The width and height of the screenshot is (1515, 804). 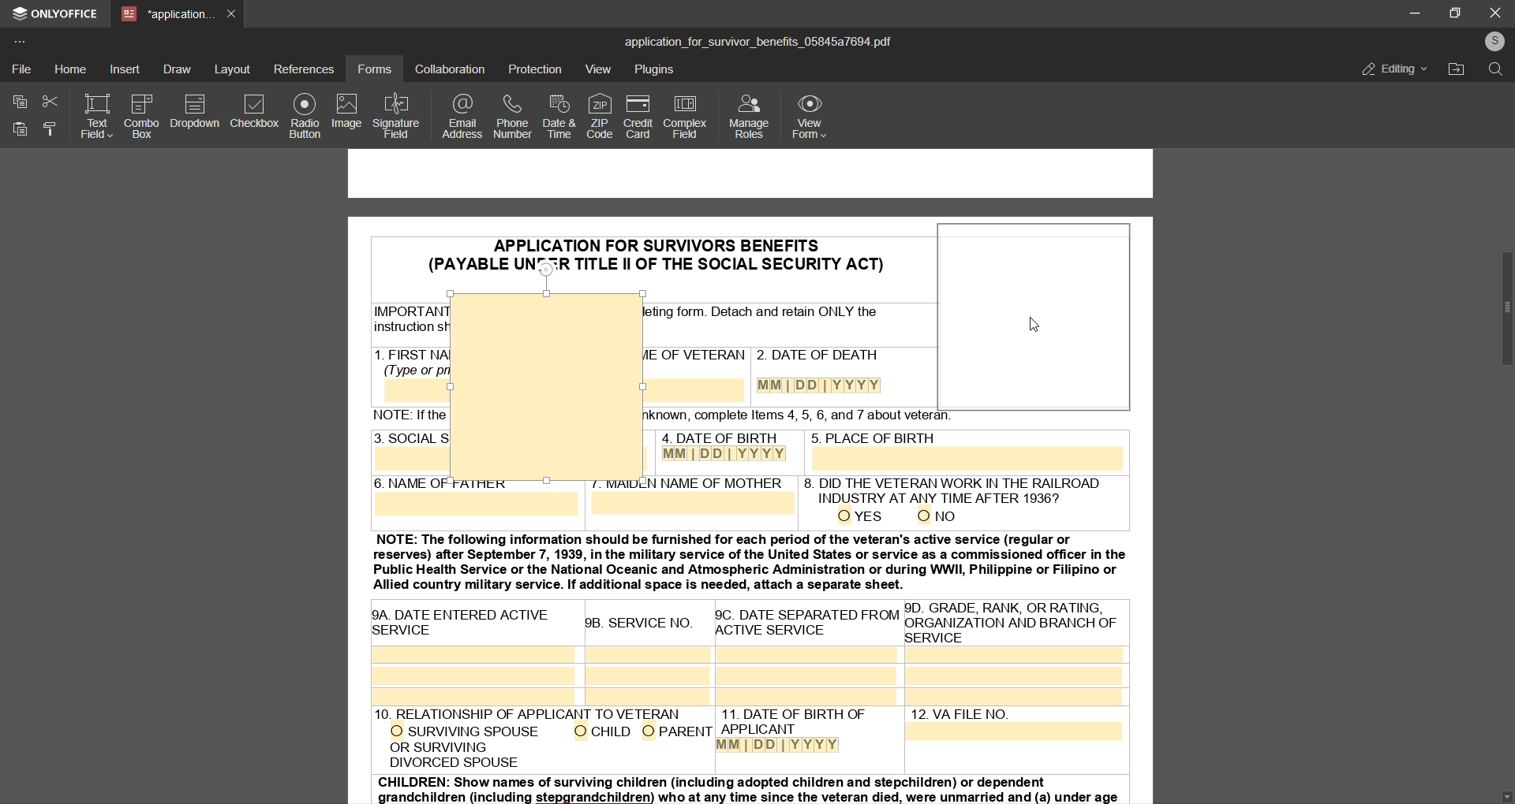 I want to click on phone number, so click(x=510, y=118).